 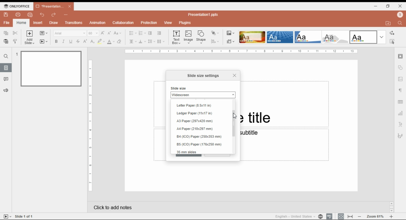 What do you see at coordinates (235, 126) in the screenshot?
I see `scroll bar` at bounding box center [235, 126].